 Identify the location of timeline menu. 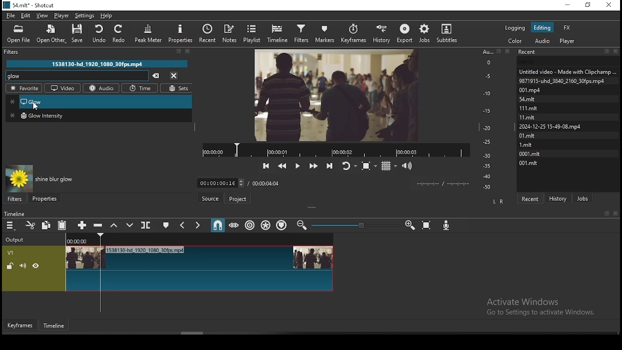
(11, 227).